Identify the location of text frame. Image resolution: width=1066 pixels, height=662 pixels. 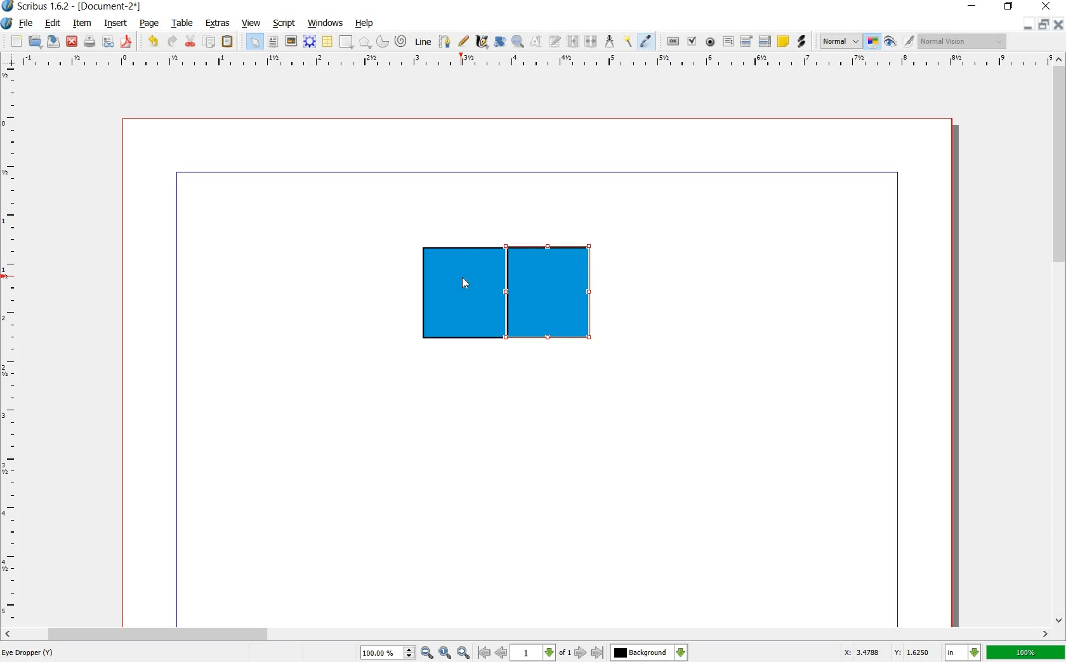
(273, 42).